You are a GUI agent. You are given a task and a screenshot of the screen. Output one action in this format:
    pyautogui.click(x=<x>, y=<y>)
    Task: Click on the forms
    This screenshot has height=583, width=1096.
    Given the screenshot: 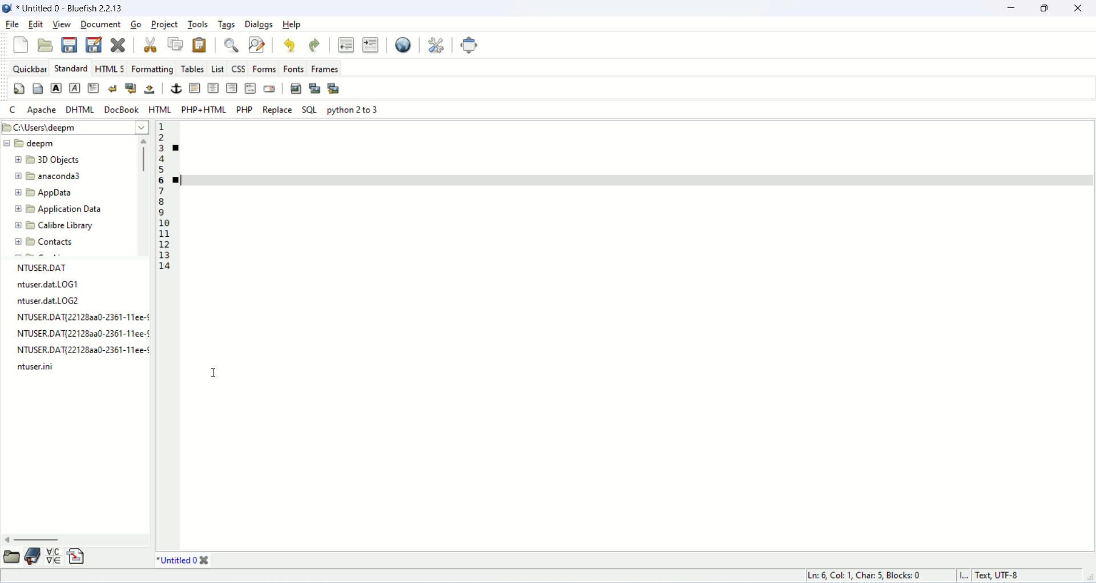 What is the action you would take?
    pyautogui.click(x=263, y=68)
    